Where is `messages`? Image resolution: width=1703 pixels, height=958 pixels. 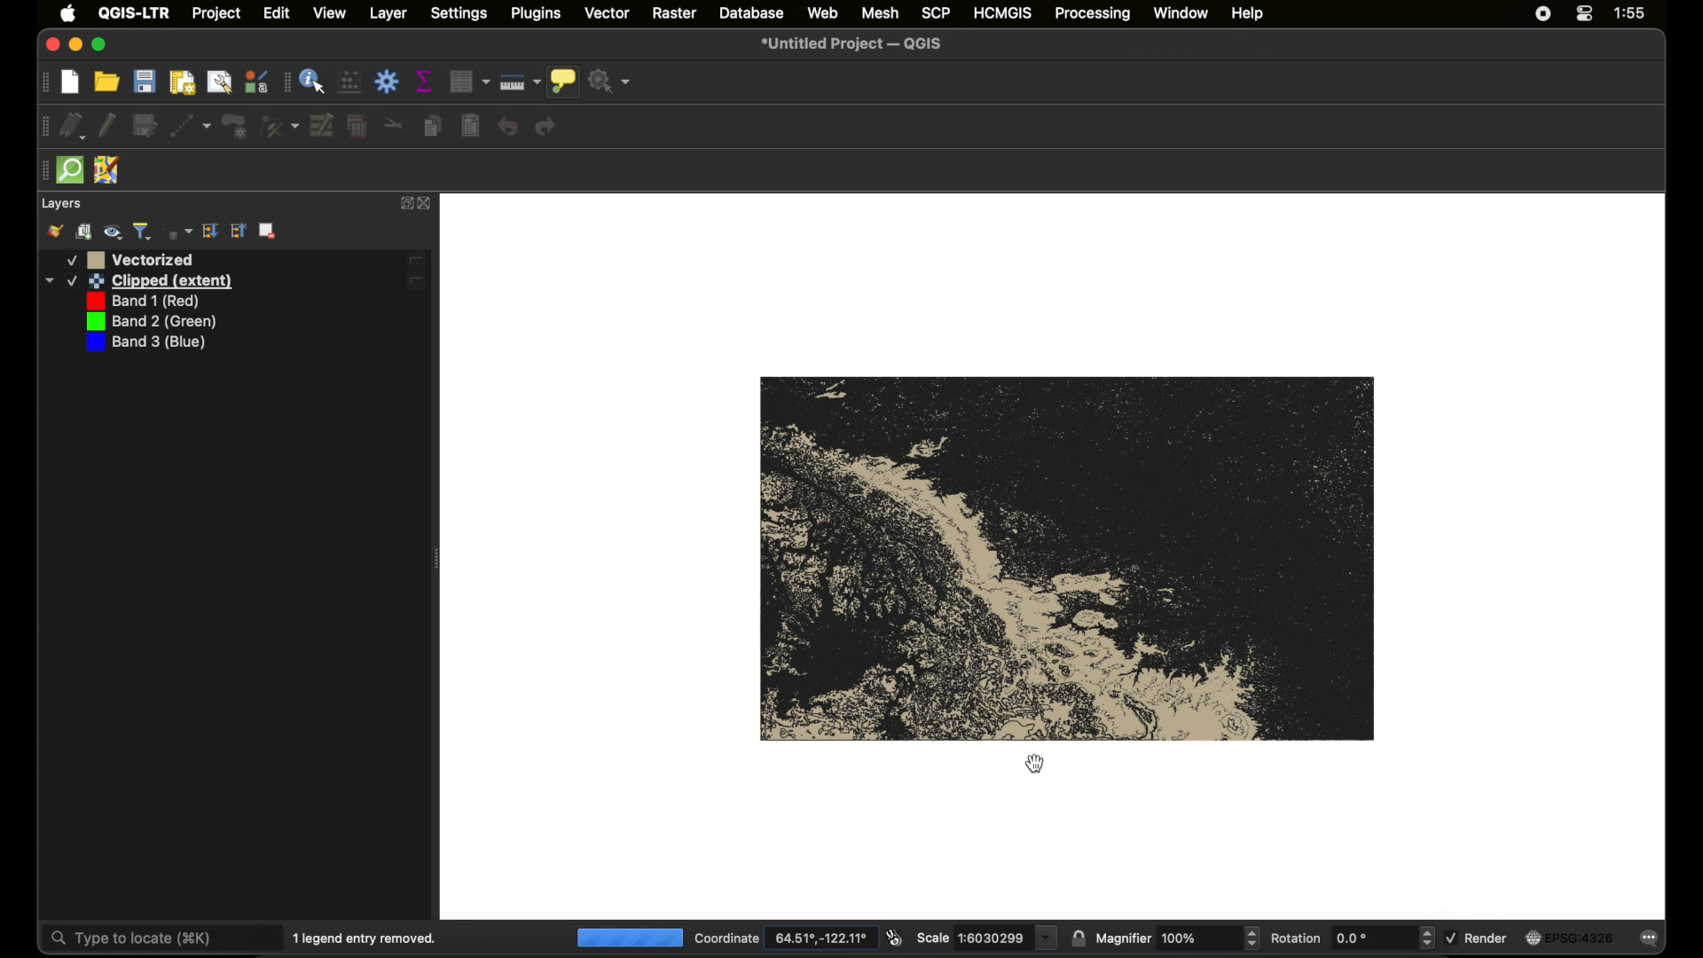
messages is located at coordinates (1650, 938).